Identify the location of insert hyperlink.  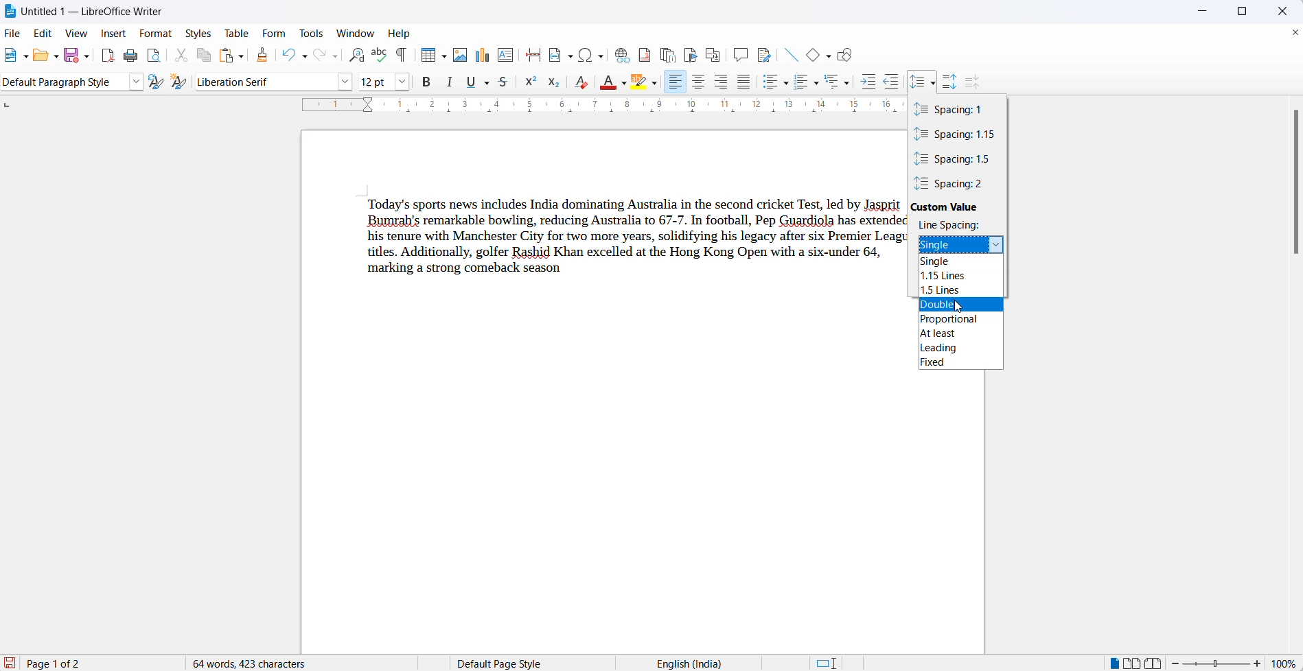
(619, 54).